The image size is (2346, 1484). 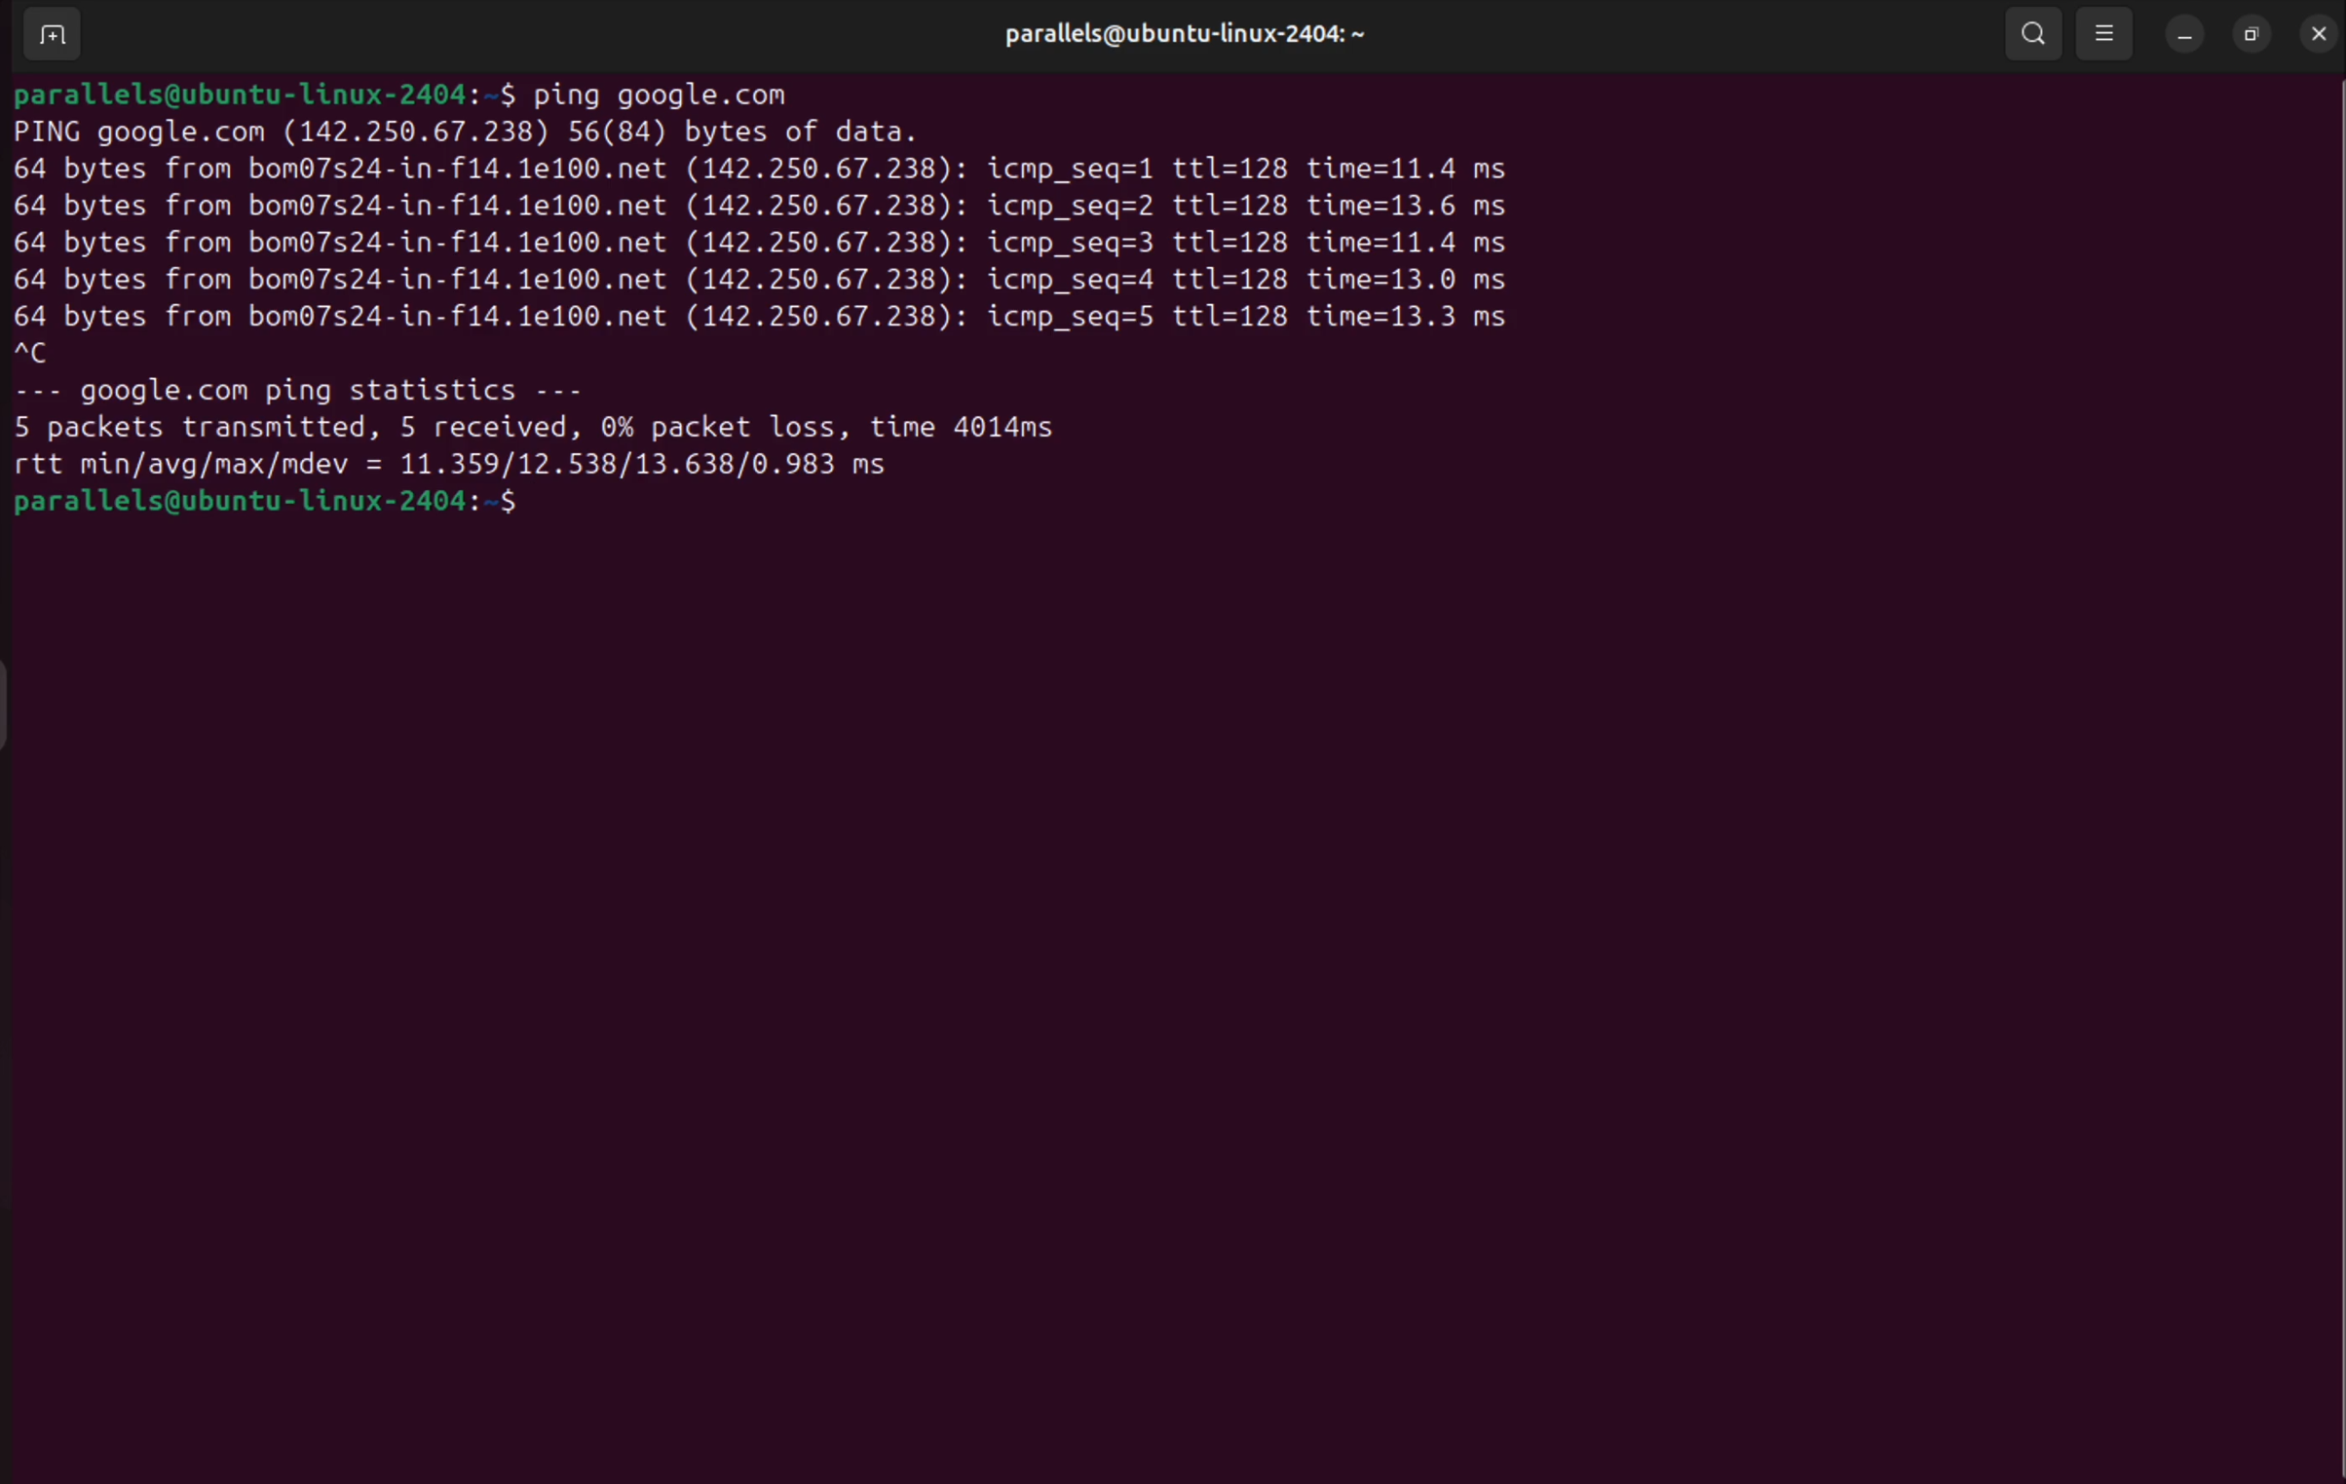 What do you see at coordinates (1407, 285) in the screenshot?
I see `time 1.4 ms` at bounding box center [1407, 285].